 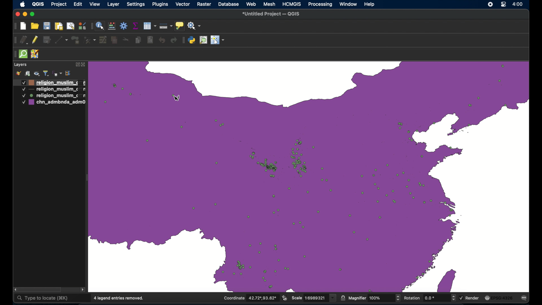 I want to click on rotation, so click(x=429, y=298).